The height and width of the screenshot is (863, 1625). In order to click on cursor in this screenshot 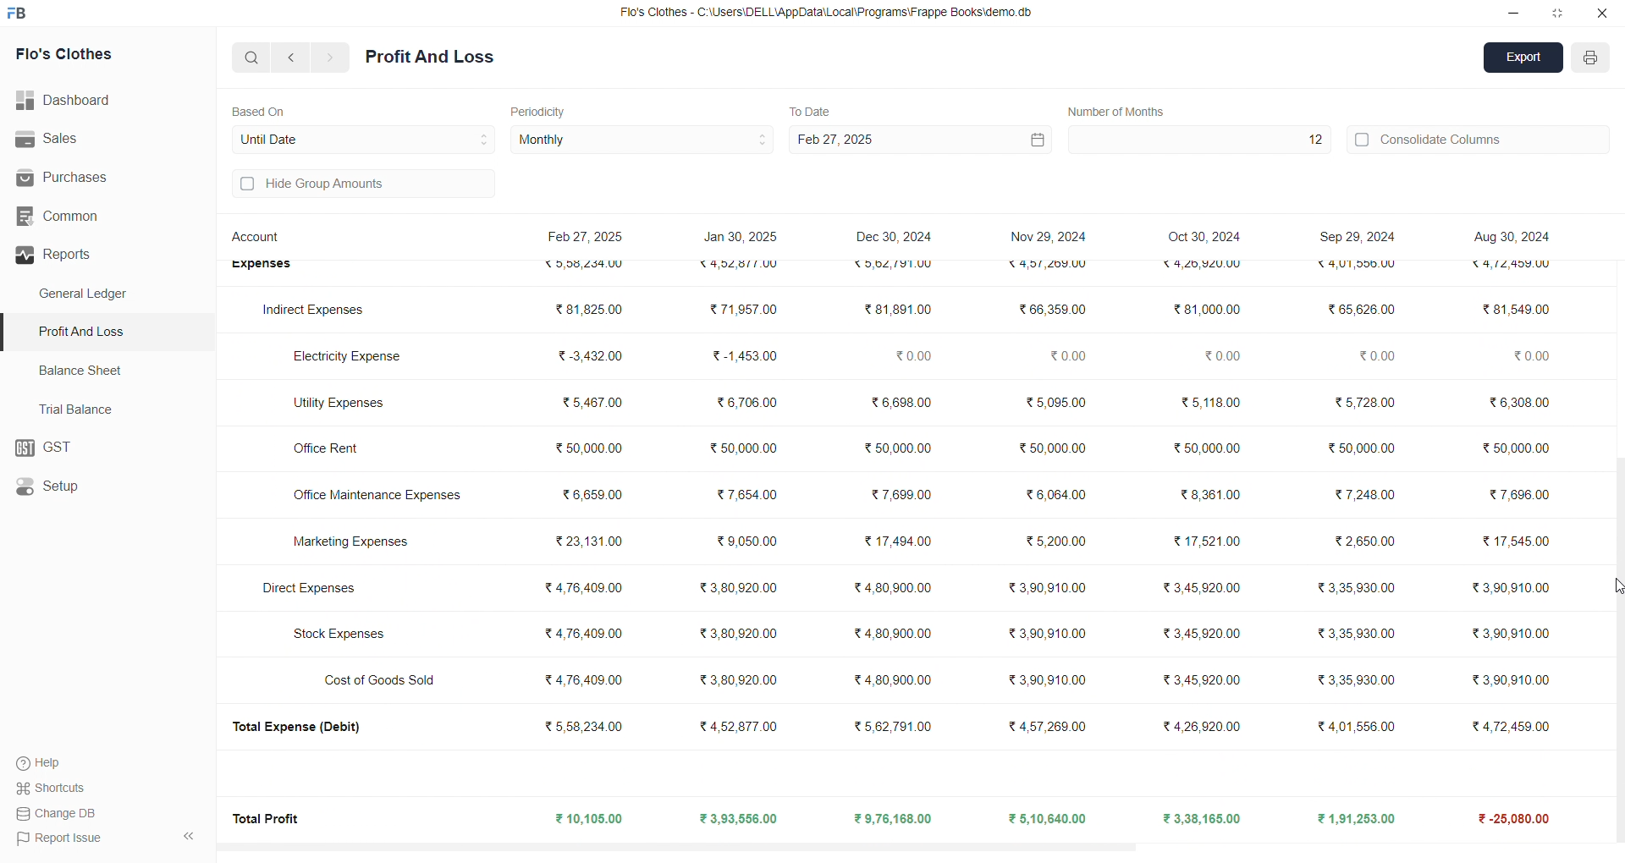, I will do `click(1611, 586)`.